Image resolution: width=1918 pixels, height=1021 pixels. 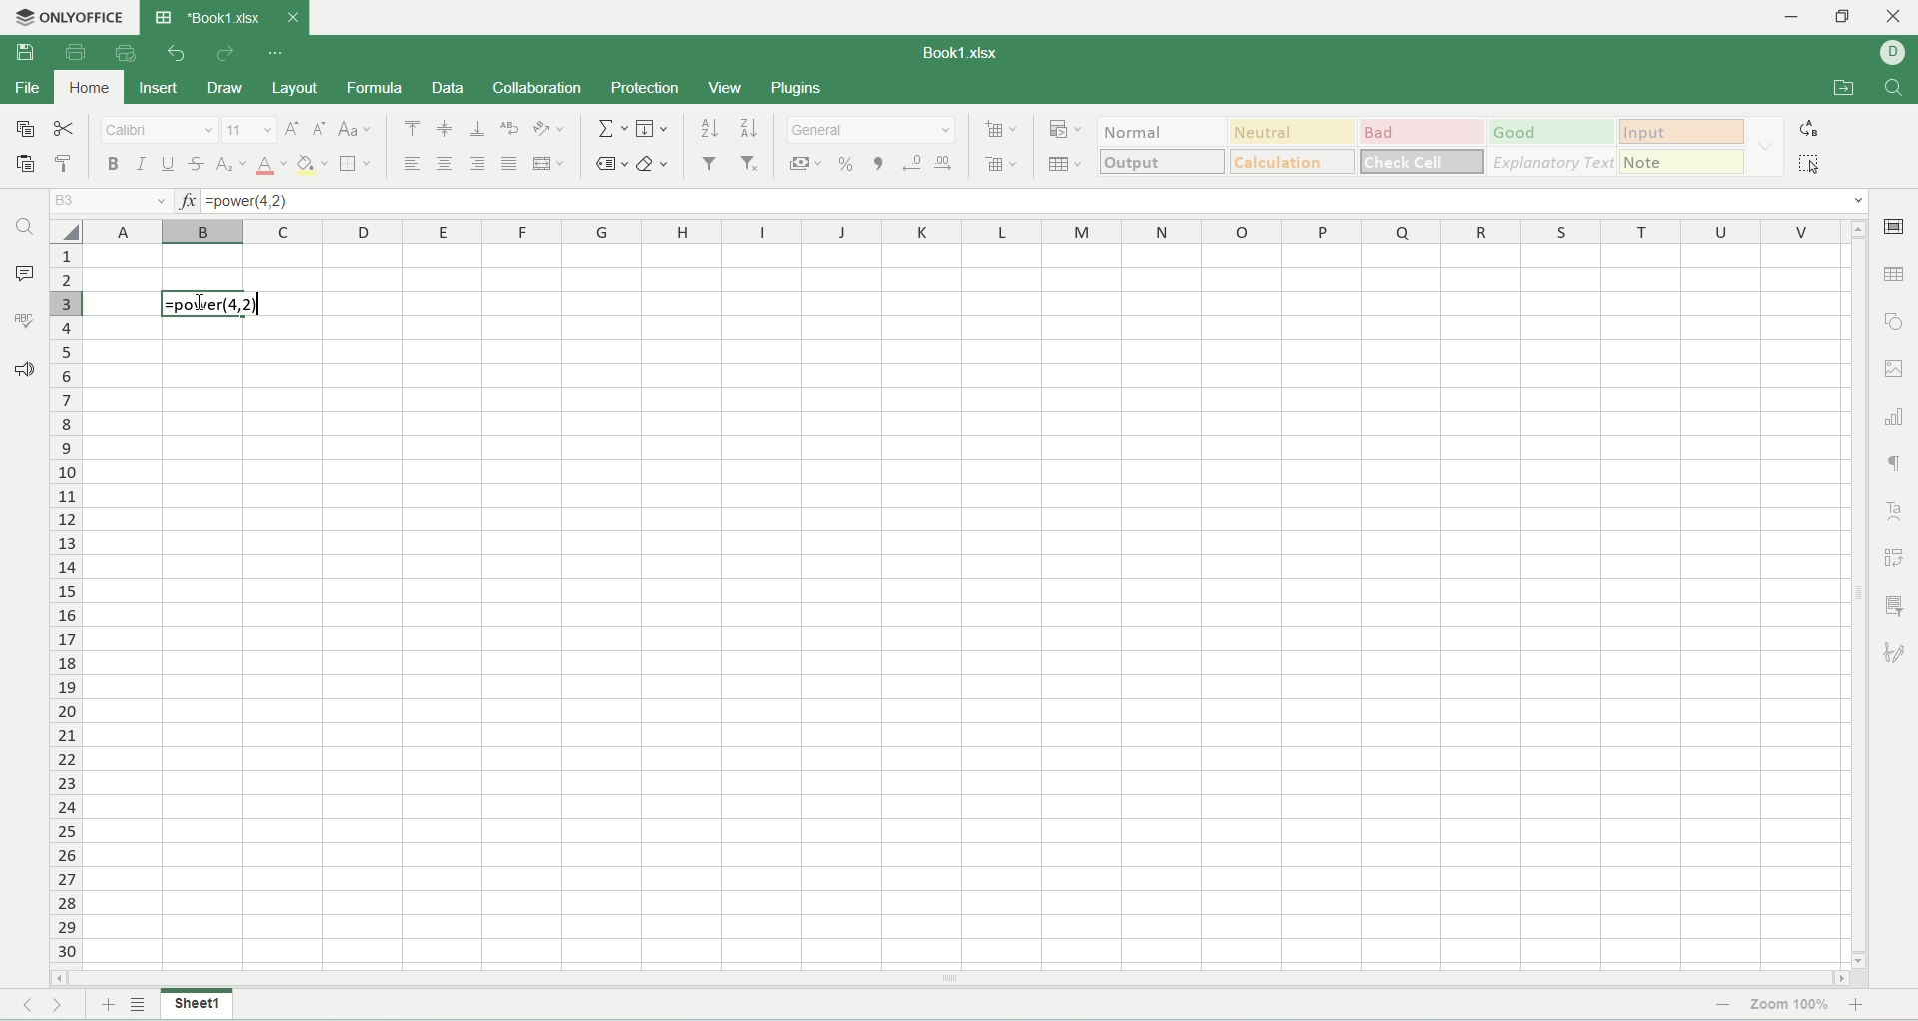 What do you see at coordinates (950, 977) in the screenshot?
I see `horizontal scroll bar` at bounding box center [950, 977].